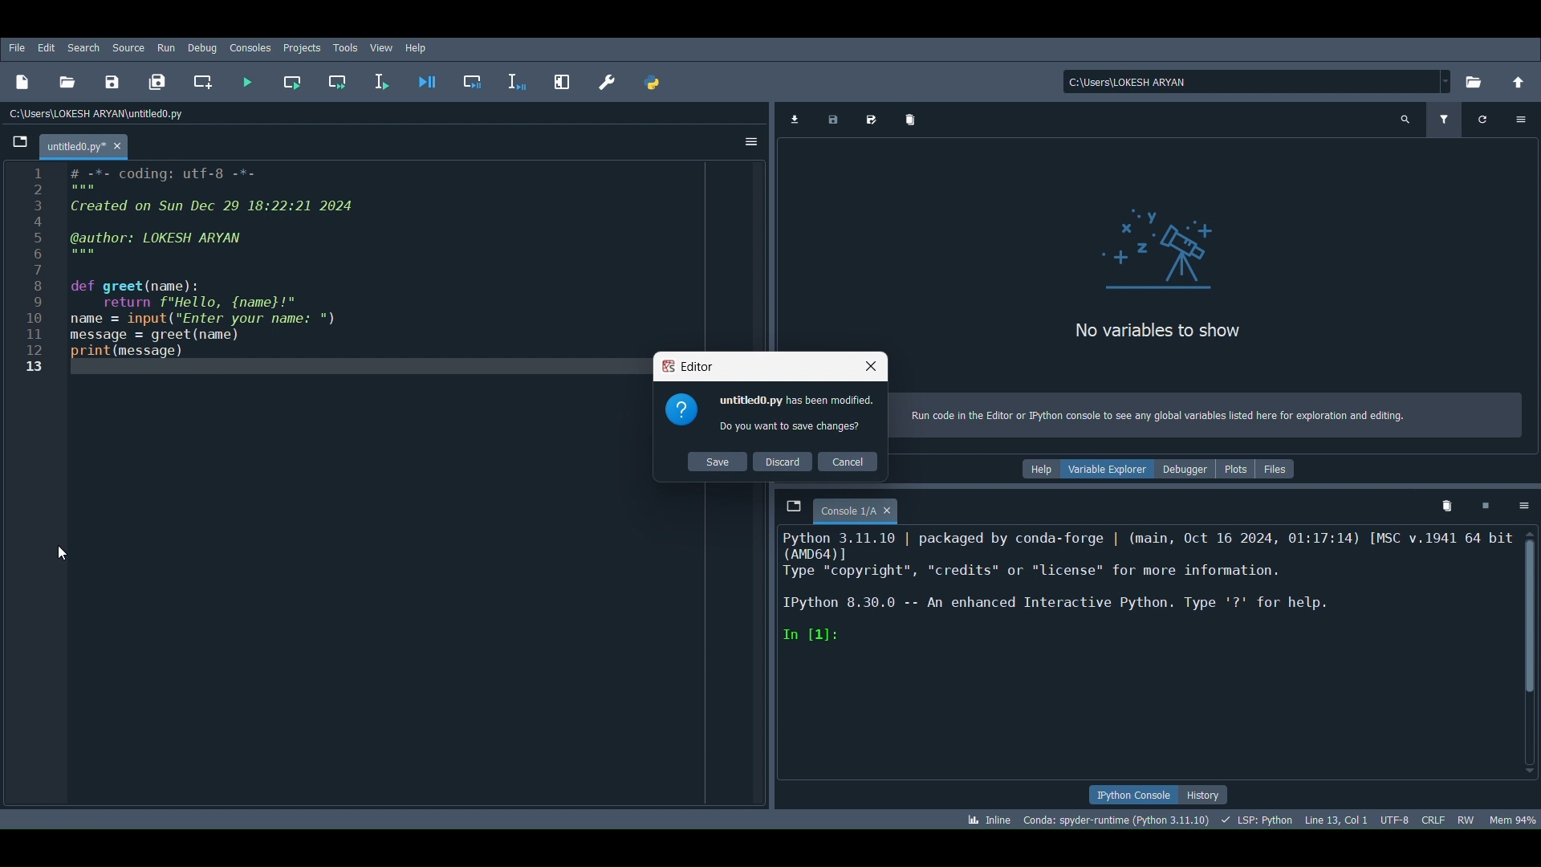 The image size is (1541, 867). I want to click on Open file (Ctrl + O), so click(68, 80).